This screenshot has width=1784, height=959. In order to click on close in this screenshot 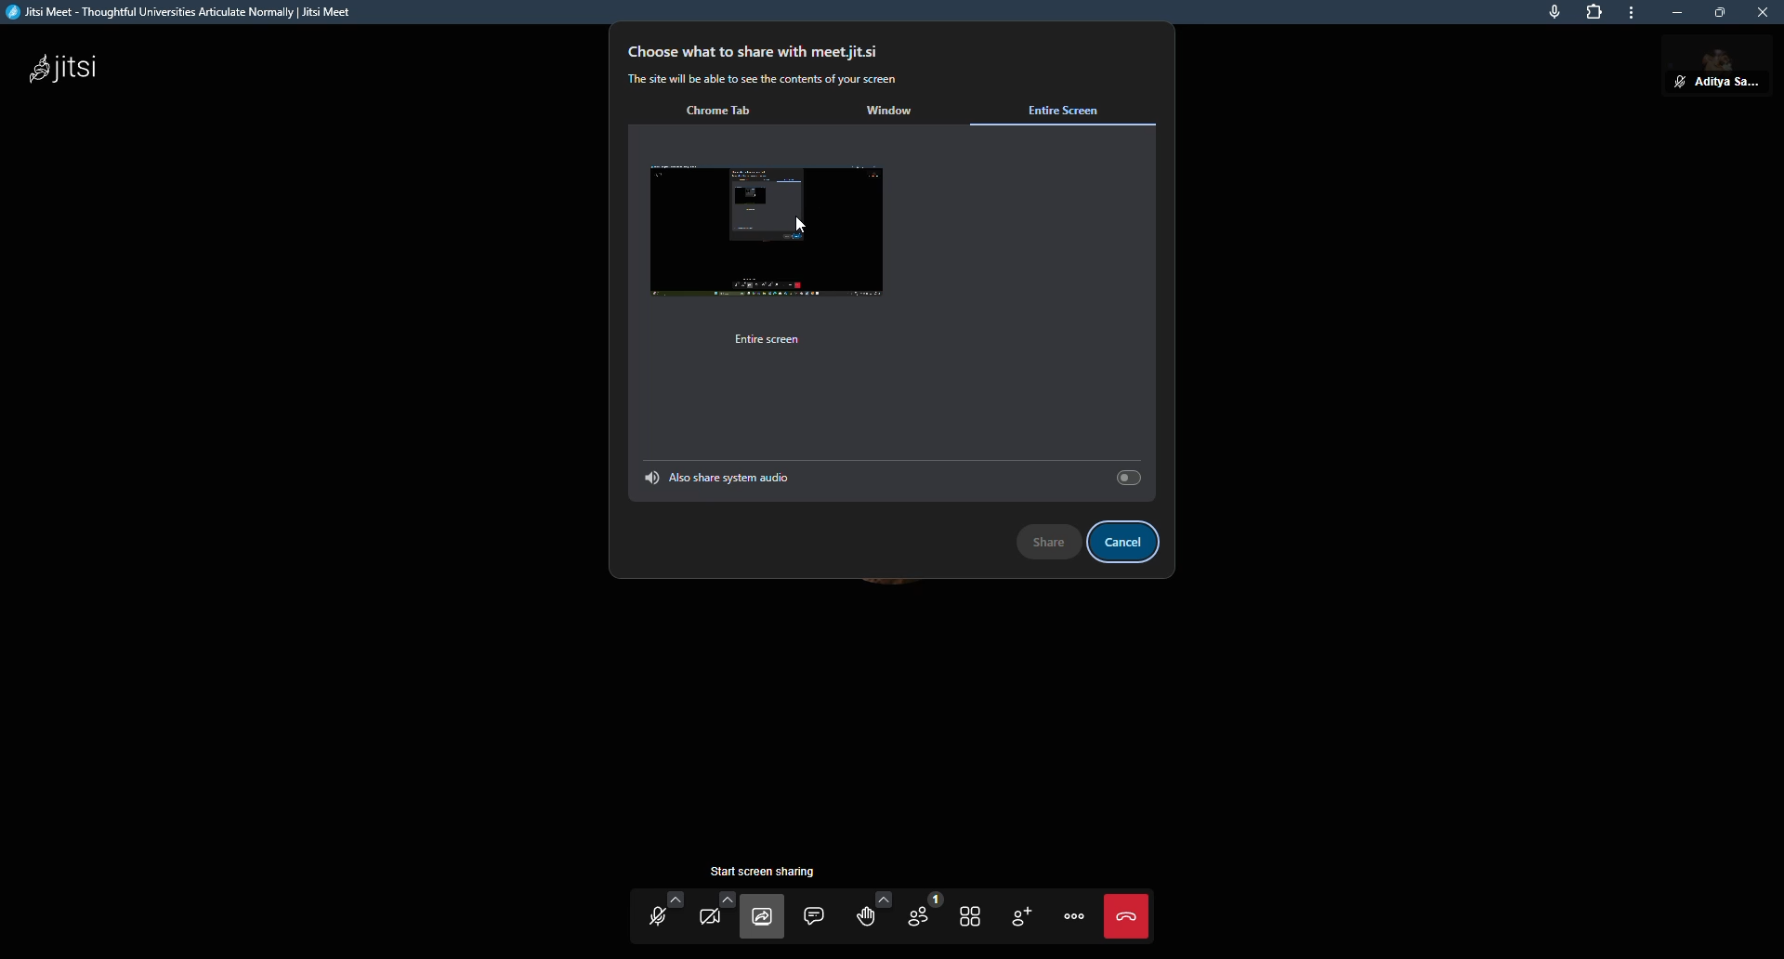, I will do `click(1763, 15)`.